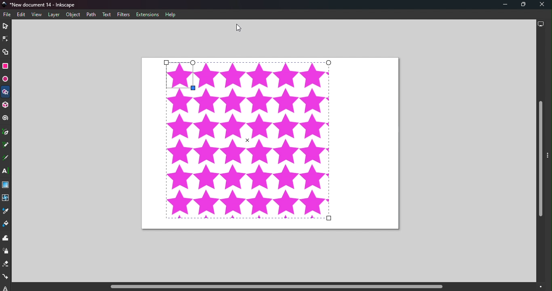  Describe the element at coordinates (6, 105) in the screenshot. I see `3D box tool` at that location.